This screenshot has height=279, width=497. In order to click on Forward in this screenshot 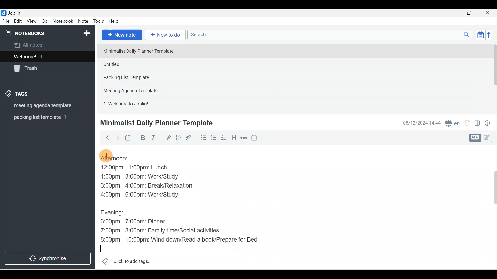, I will do `click(117, 137)`.